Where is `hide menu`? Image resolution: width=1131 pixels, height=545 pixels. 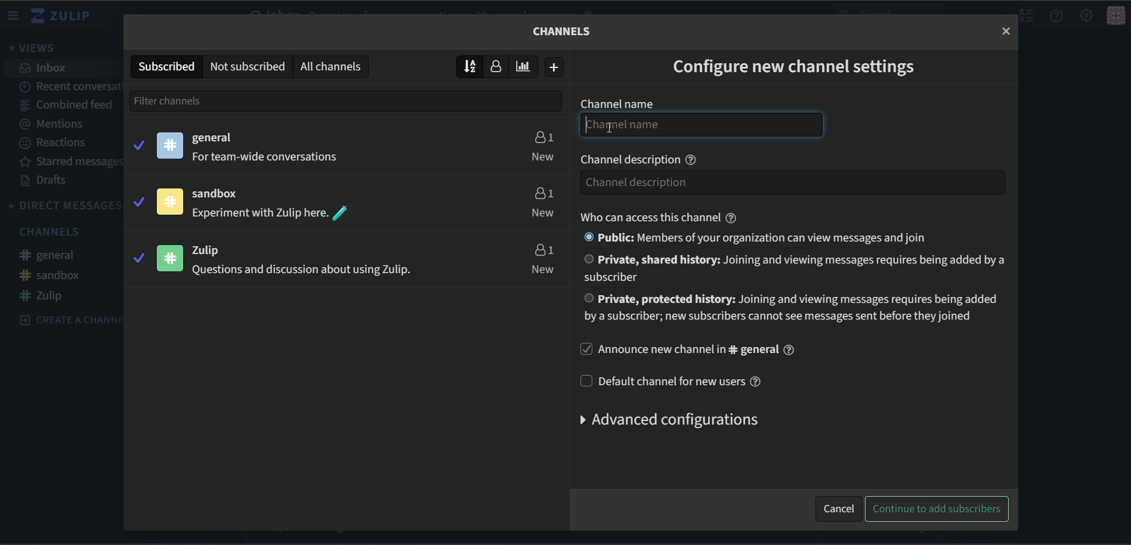 hide menu is located at coordinates (1027, 16).